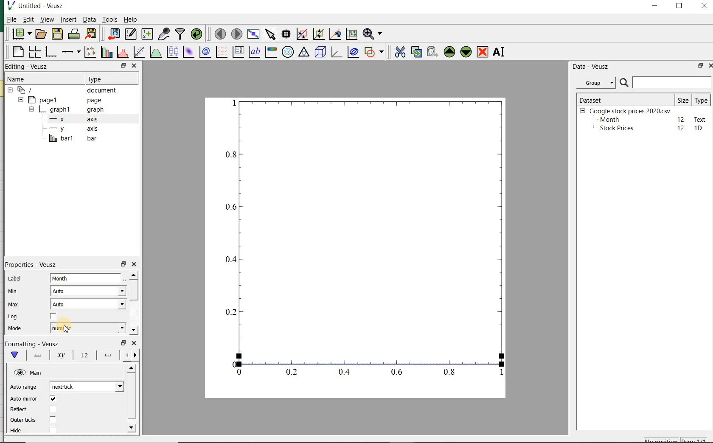 The height and width of the screenshot is (443, 713). Describe the element at coordinates (188, 52) in the screenshot. I see `plot a 2d dataset as an image` at that location.